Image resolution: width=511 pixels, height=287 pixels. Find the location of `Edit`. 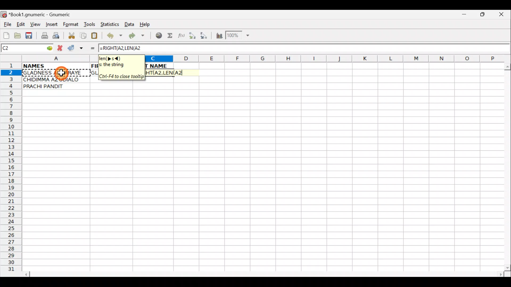

Edit is located at coordinates (20, 24).